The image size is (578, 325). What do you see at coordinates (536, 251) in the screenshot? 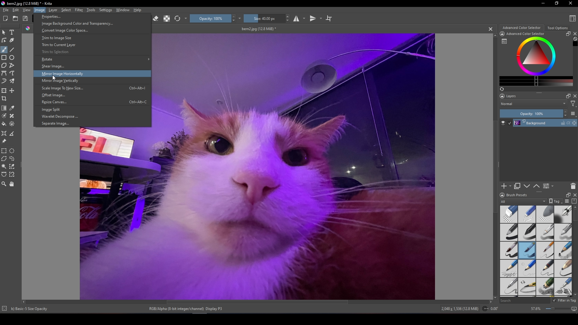
I see `Brush style preset panel` at bounding box center [536, 251].